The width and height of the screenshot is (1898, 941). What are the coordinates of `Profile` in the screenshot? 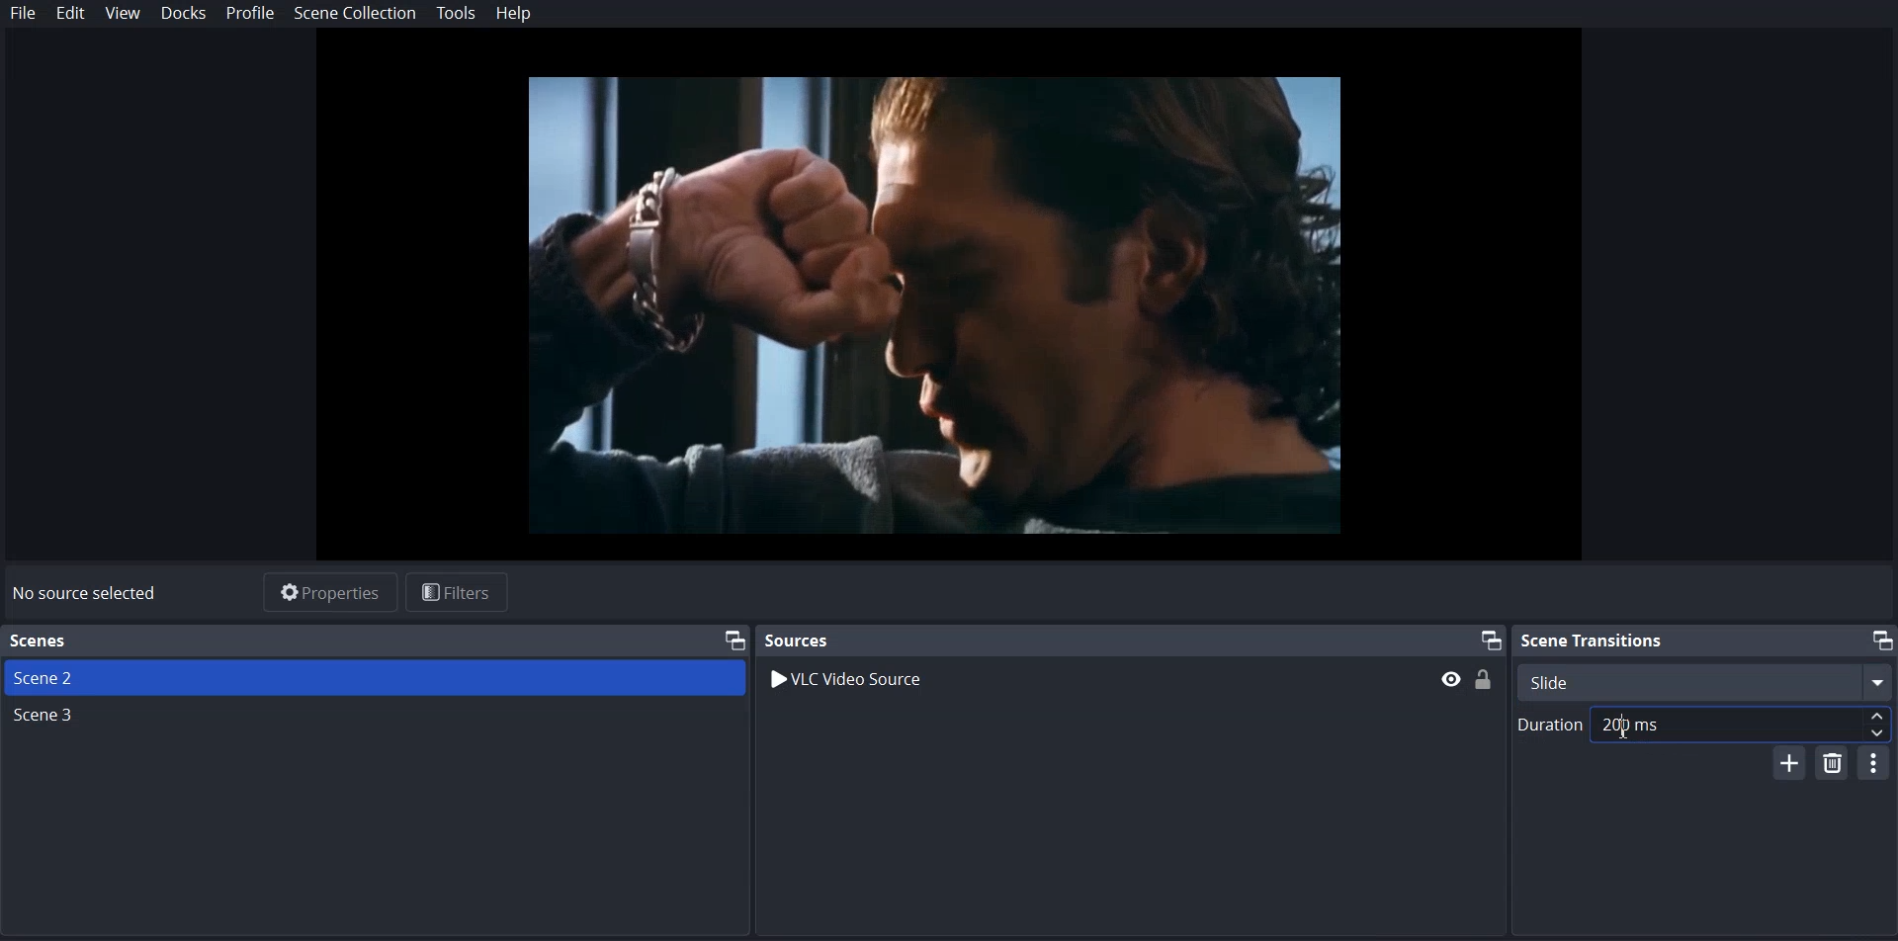 It's located at (250, 14).